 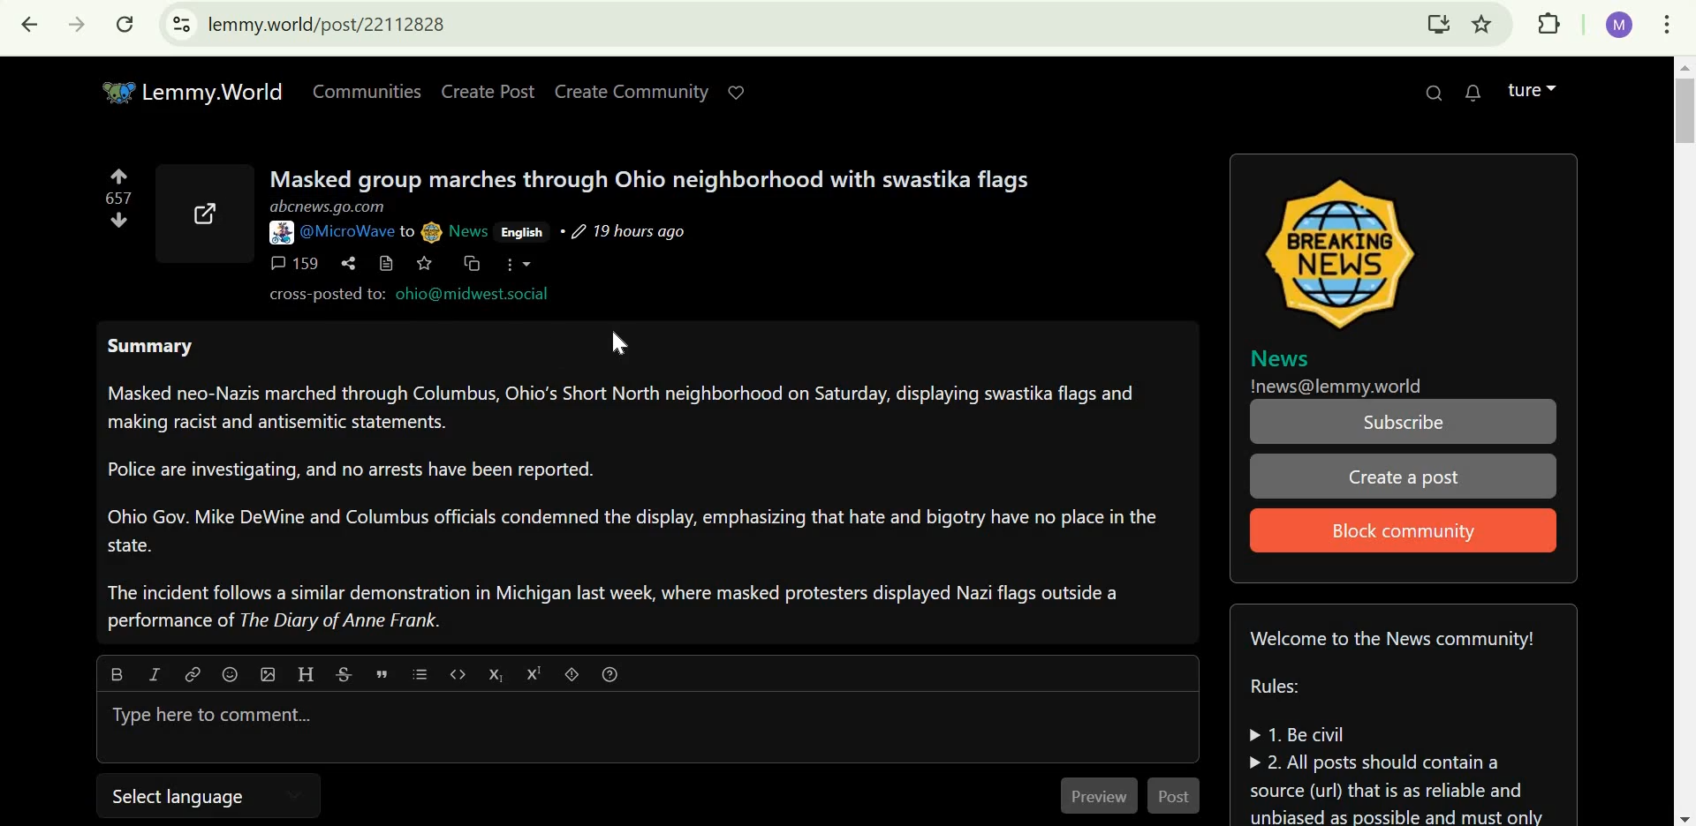 What do you see at coordinates (231, 672) in the screenshot?
I see `emoji` at bounding box center [231, 672].